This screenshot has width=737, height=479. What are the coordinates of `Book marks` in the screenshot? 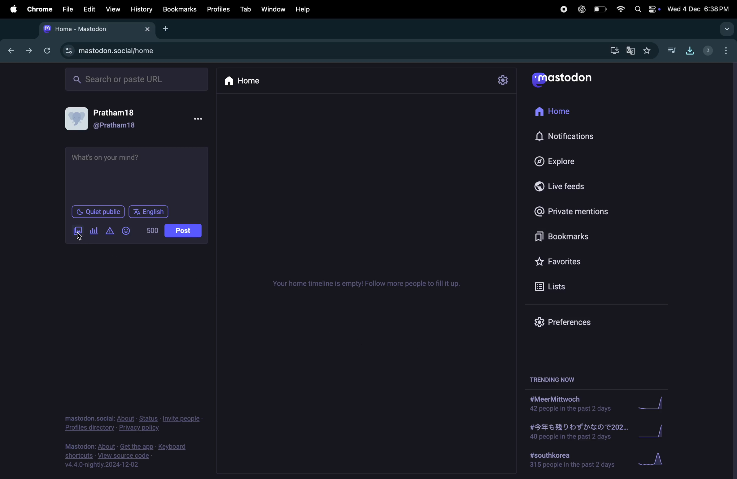 It's located at (562, 237).